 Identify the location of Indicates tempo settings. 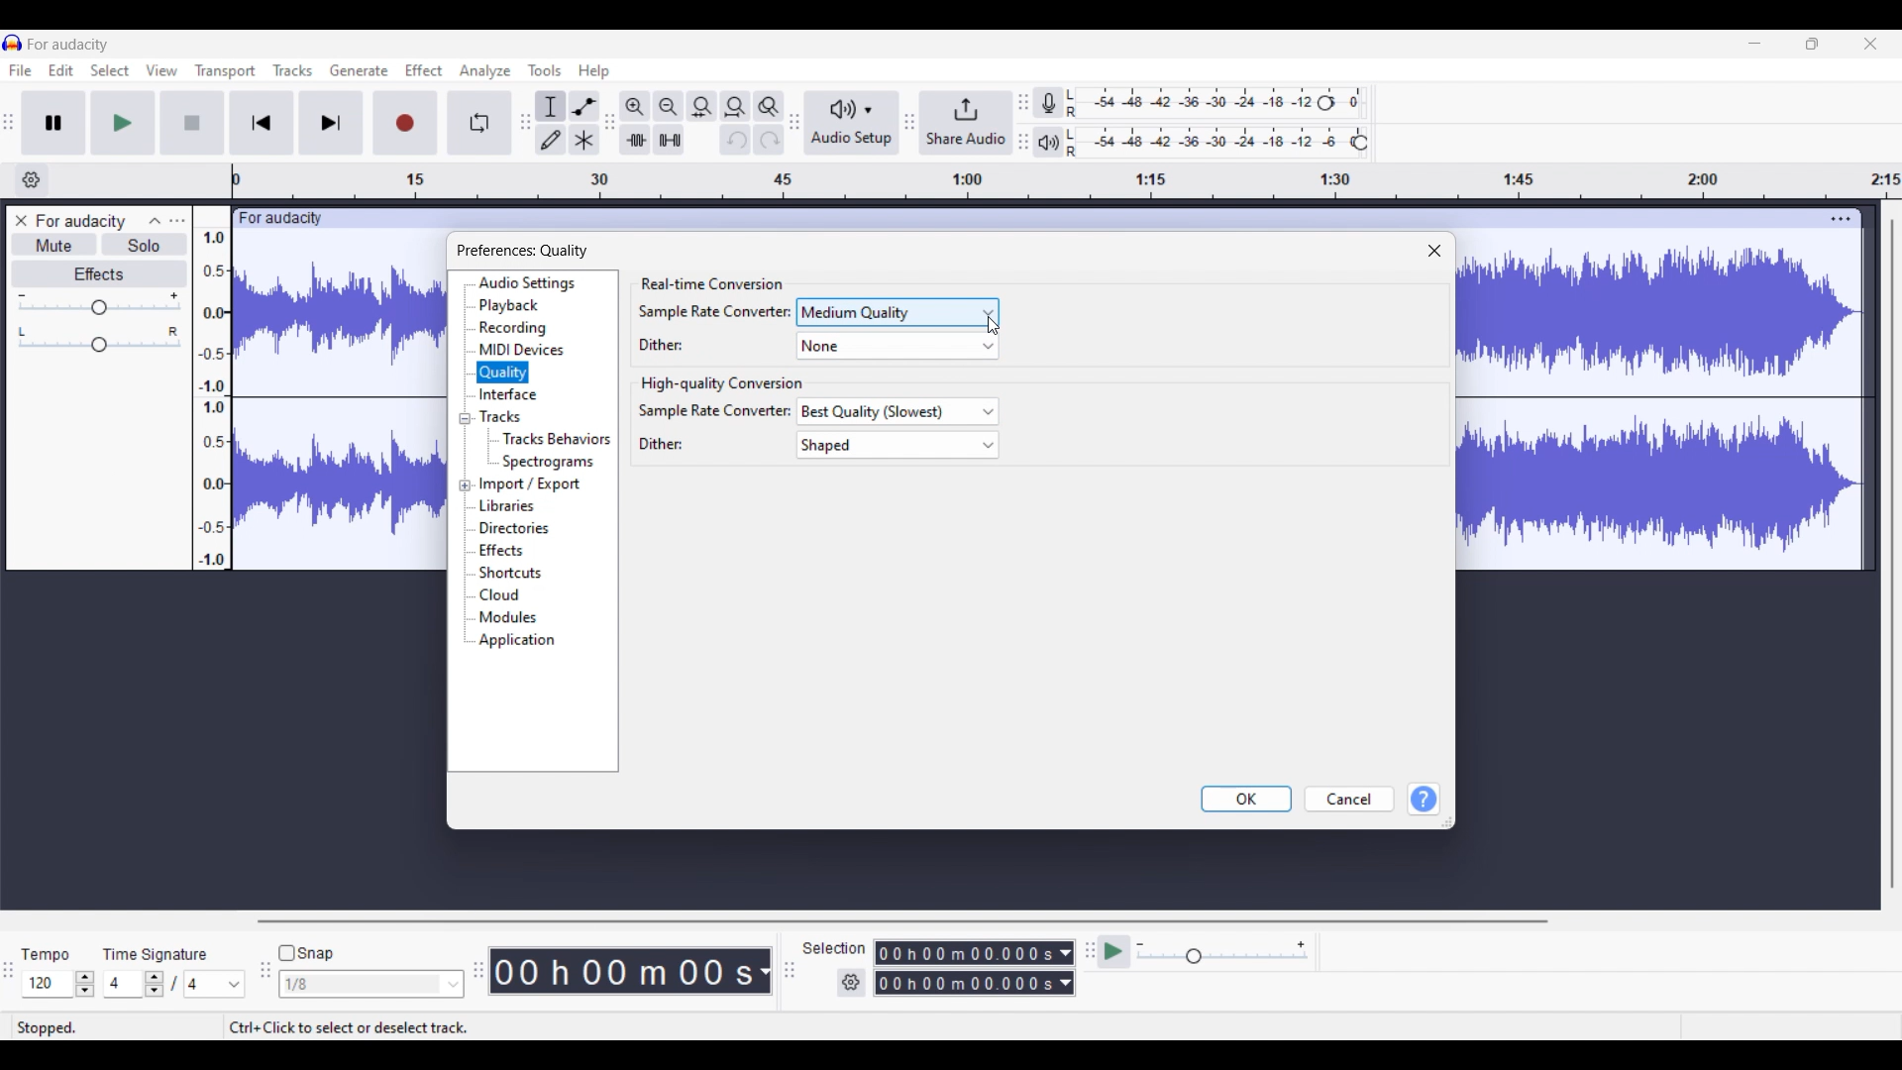
(46, 955).